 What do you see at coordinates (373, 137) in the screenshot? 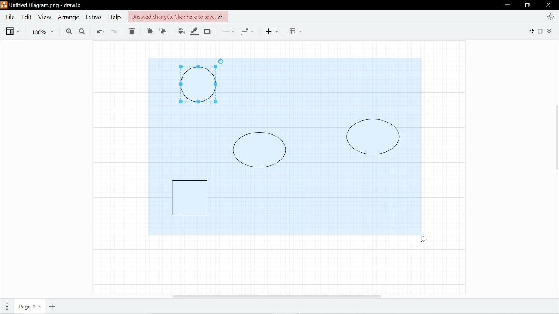
I see `Diagram` at bounding box center [373, 137].